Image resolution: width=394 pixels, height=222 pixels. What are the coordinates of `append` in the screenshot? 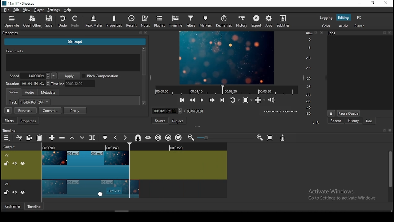 It's located at (53, 138).